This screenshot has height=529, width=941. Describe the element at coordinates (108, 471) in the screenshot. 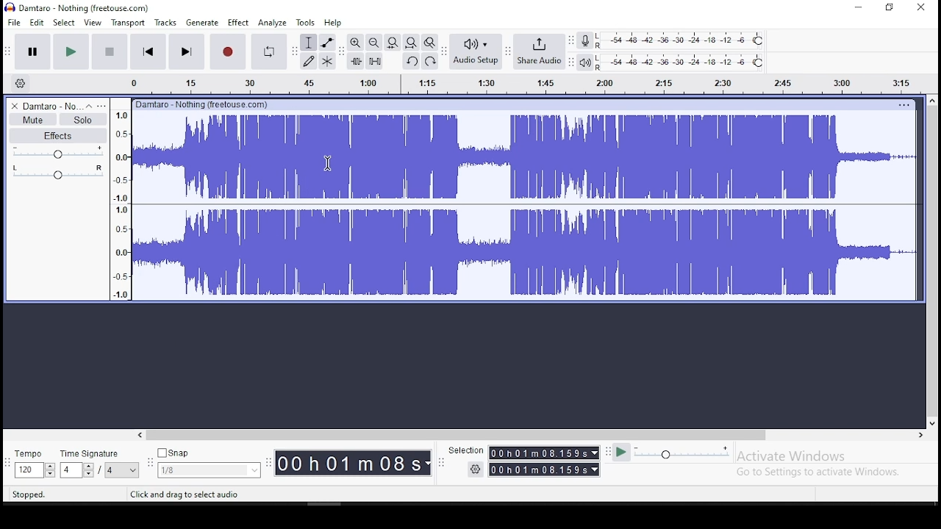

I see `/4` at that location.